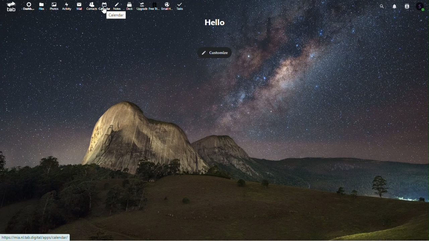  What do you see at coordinates (421, 7) in the screenshot?
I see `Account icon contacts` at bounding box center [421, 7].